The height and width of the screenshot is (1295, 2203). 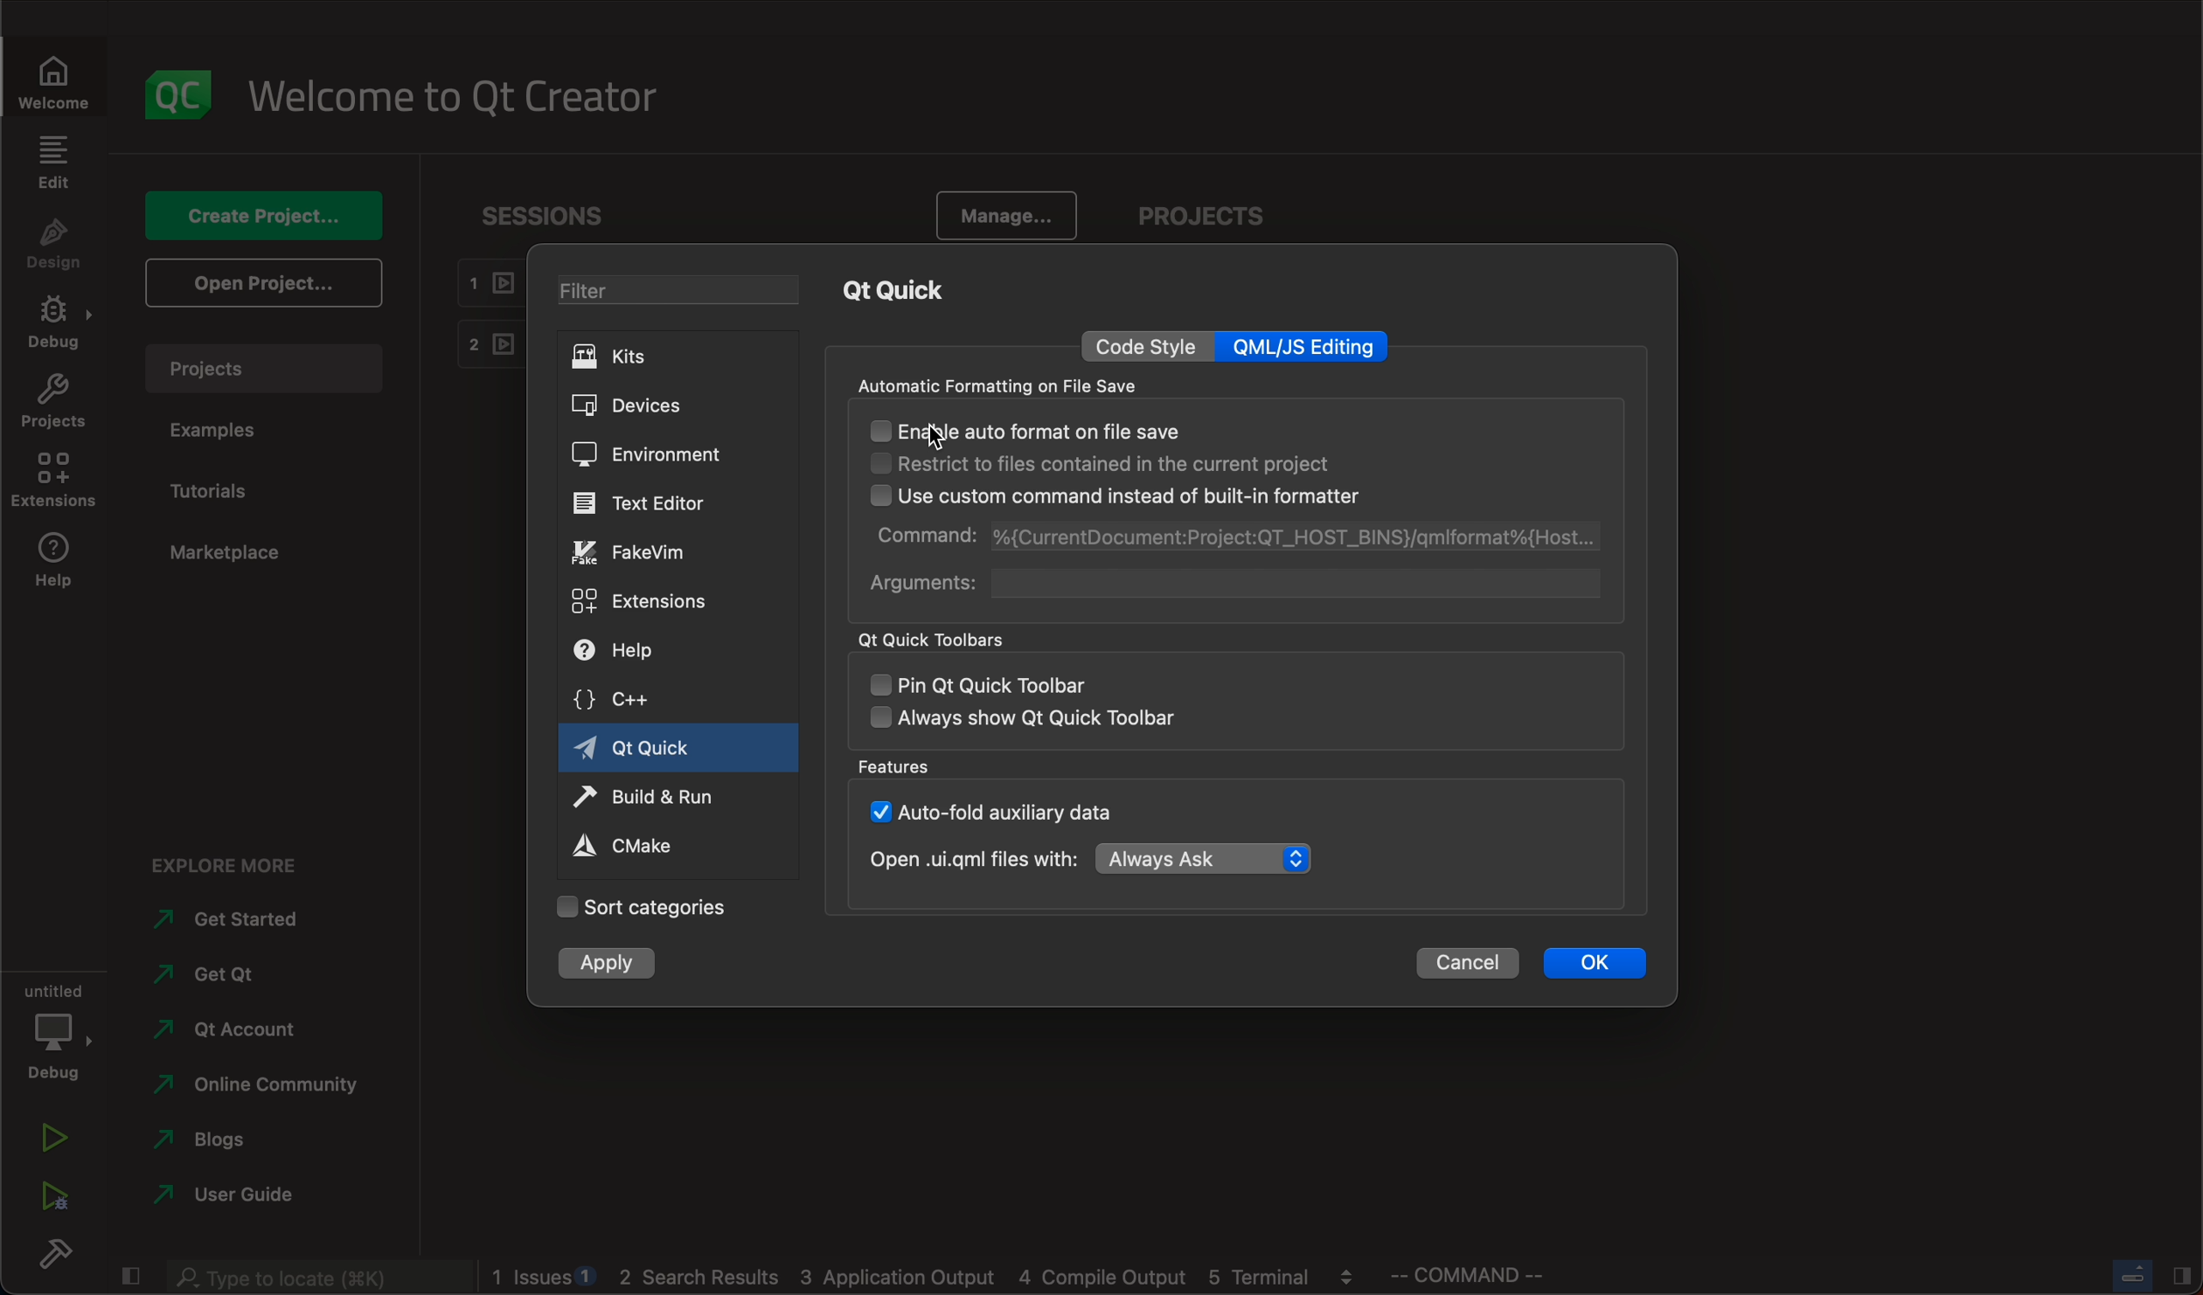 I want to click on devices, so click(x=668, y=406).